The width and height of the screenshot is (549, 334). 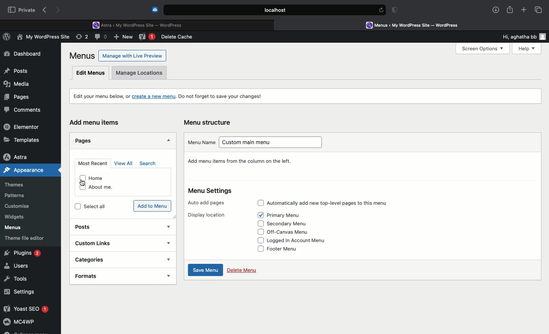 I want to click on Check box, so click(x=260, y=215).